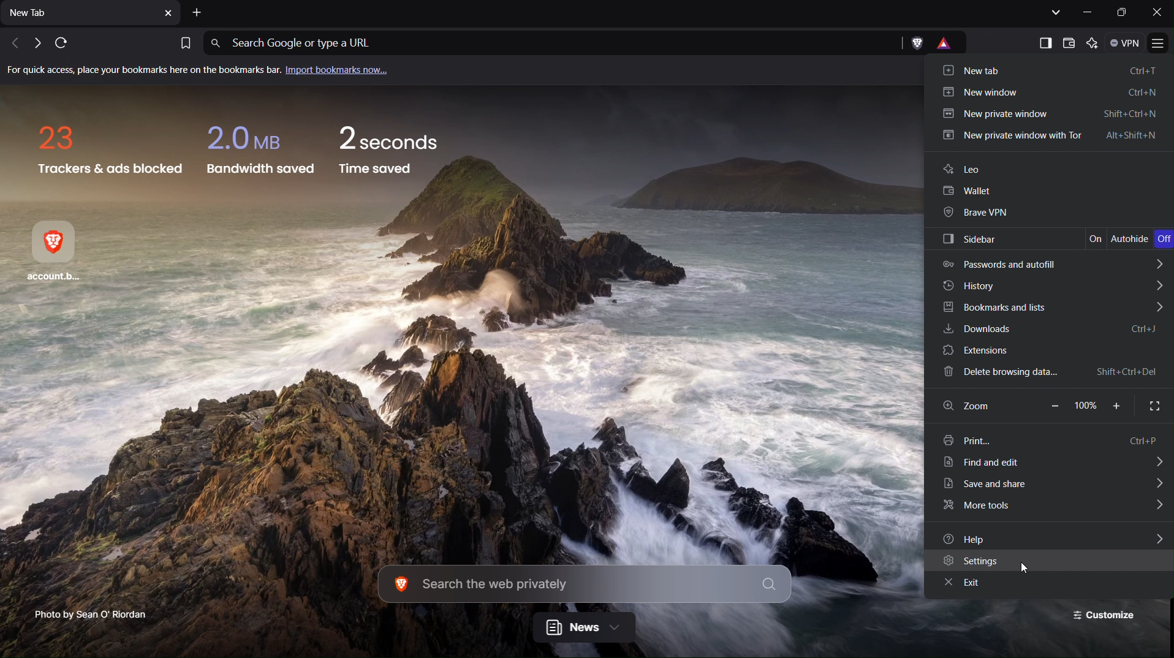 Image resolution: width=1174 pixels, height=658 pixels. Describe the element at coordinates (1157, 12) in the screenshot. I see `Close` at that location.